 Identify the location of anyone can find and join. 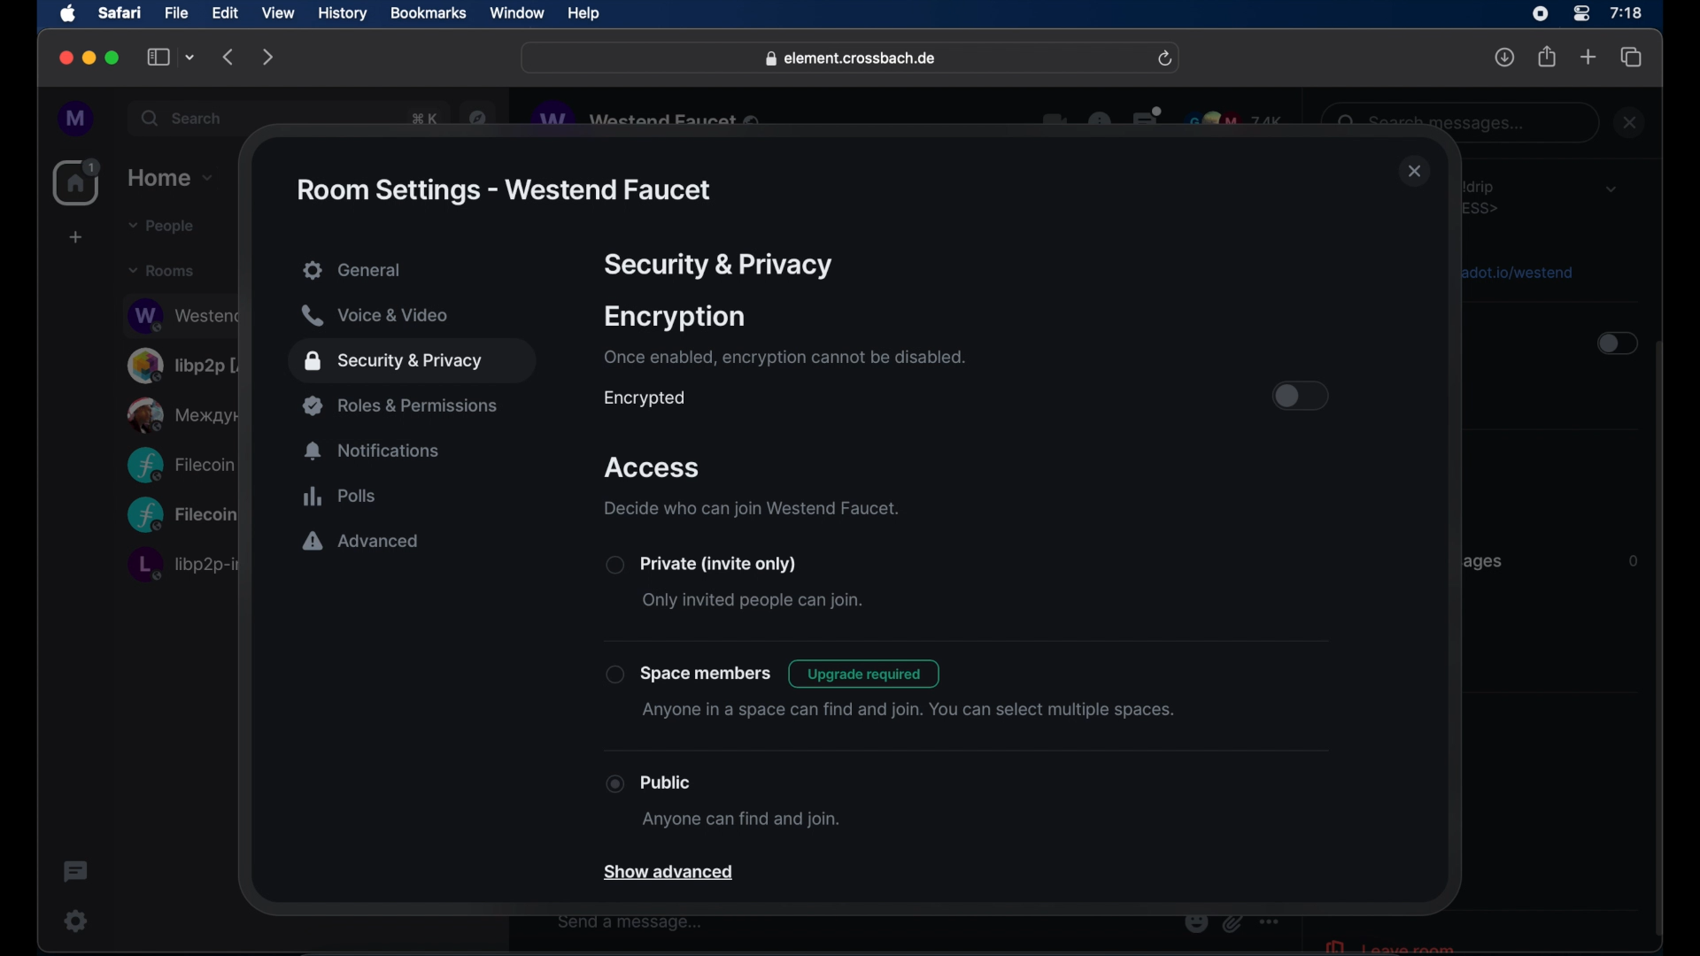
(739, 821).